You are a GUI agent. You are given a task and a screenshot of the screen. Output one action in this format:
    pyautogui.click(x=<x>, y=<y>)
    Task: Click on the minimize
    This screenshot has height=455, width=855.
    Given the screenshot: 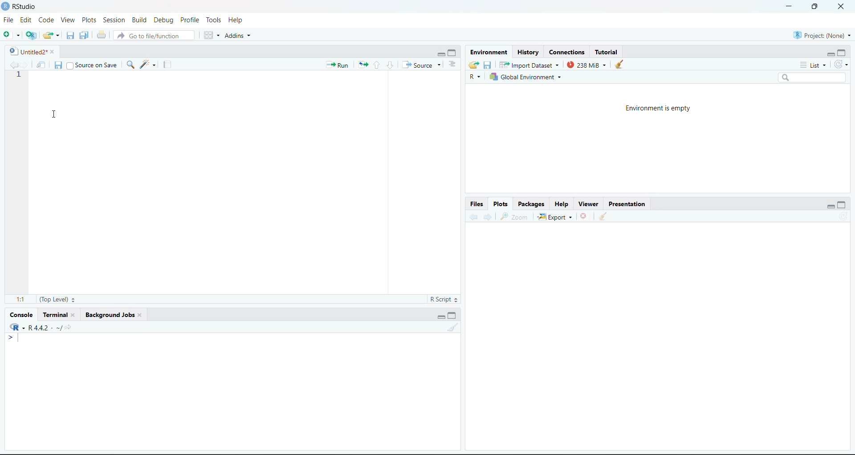 What is the action you would take?
    pyautogui.click(x=830, y=55)
    